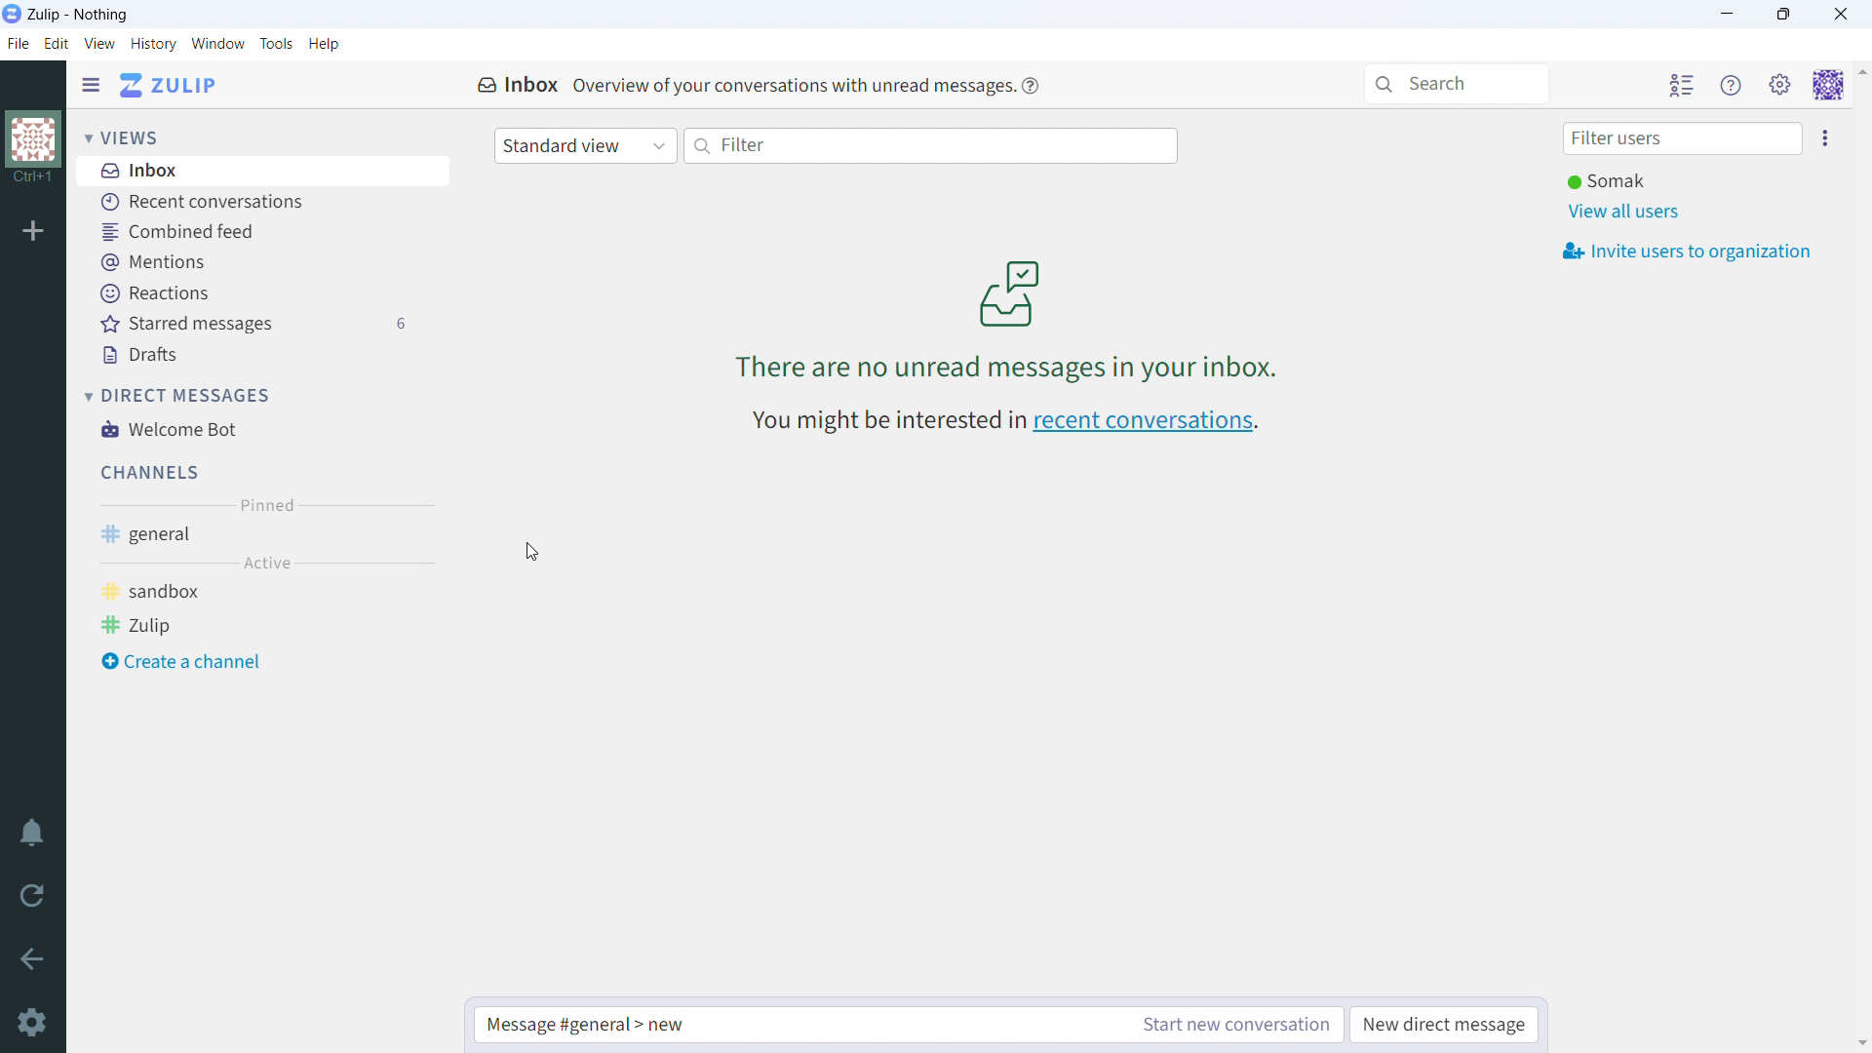 The image size is (1872, 1053). What do you see at coordinates (180, 395) in the screenshot?
I see `direct messages` at bounding box center [180, 395].